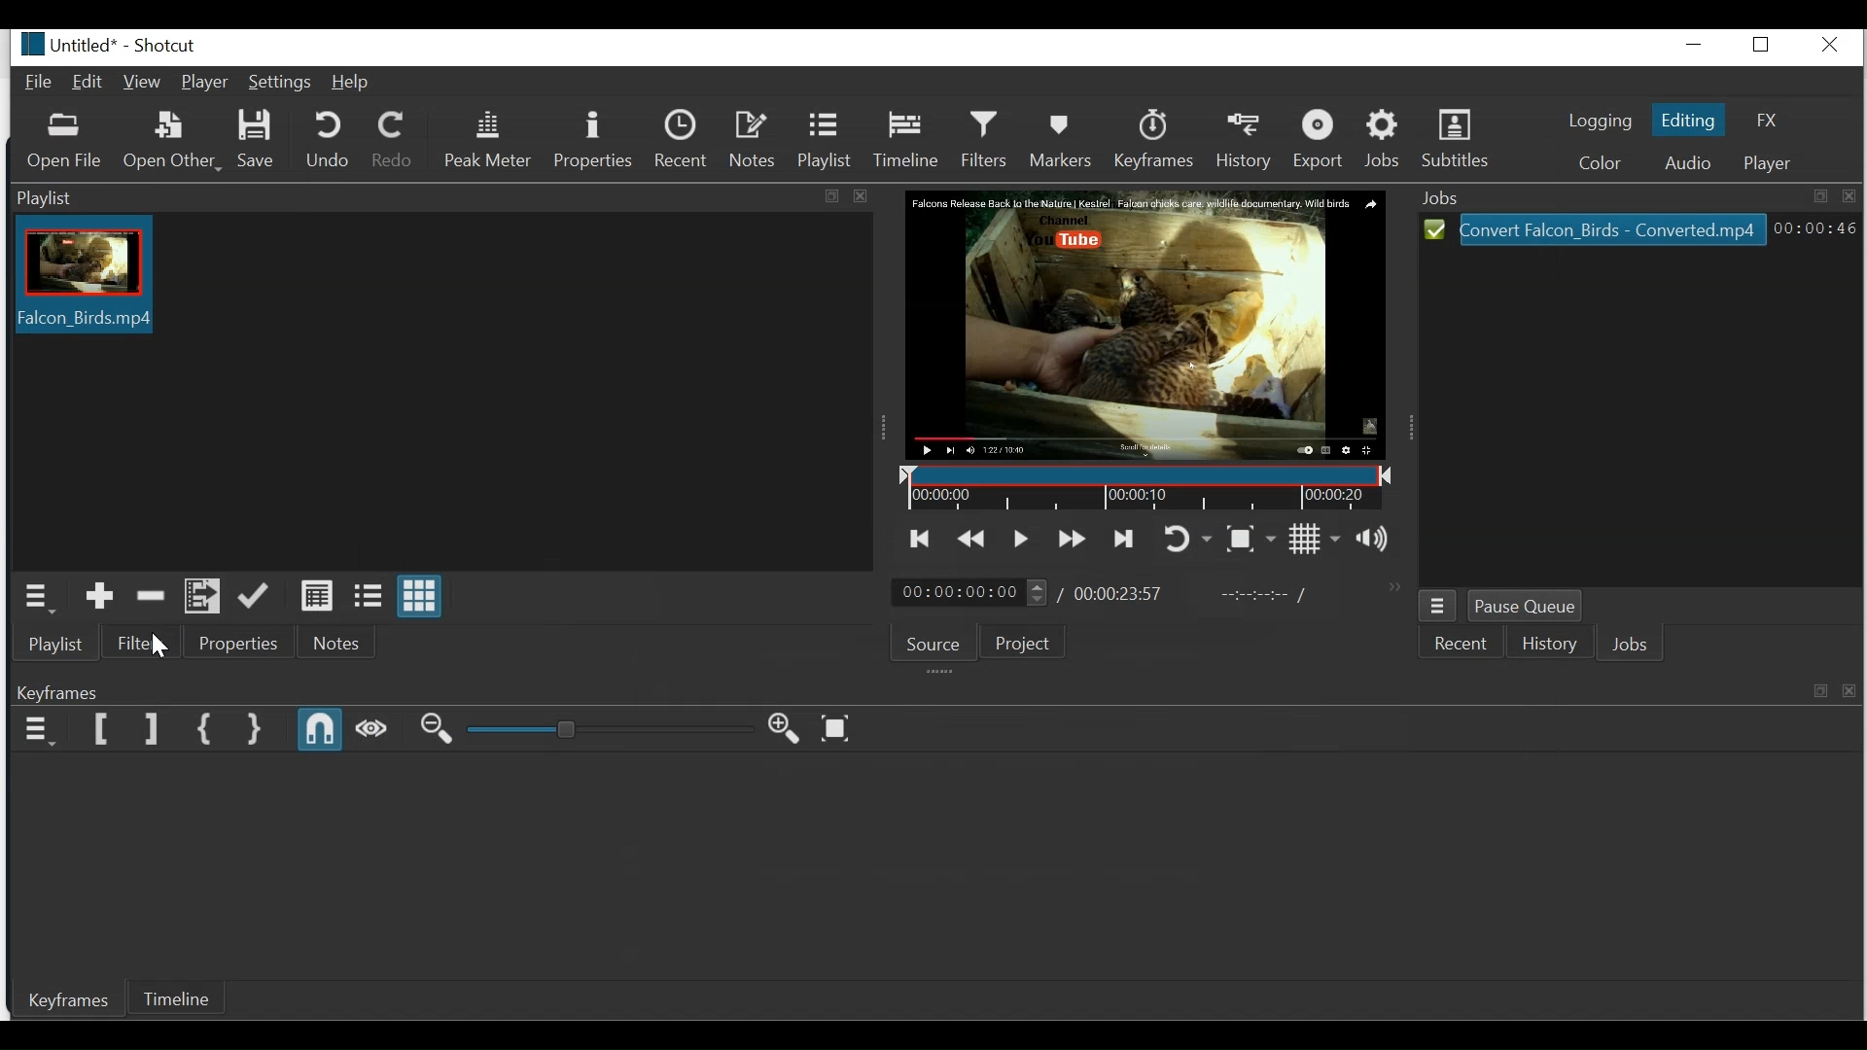 The image size is (1867, 1050). Describe the element at coordinates (60, 999) in the screenshot. I see `Keyframes` at that location.